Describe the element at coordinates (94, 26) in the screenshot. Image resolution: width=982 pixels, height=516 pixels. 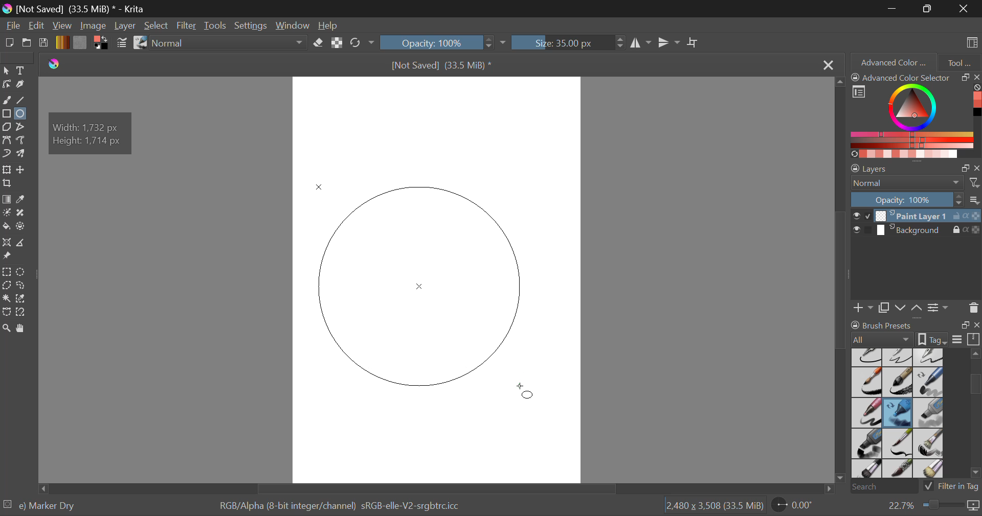
I see `Image` at that location.